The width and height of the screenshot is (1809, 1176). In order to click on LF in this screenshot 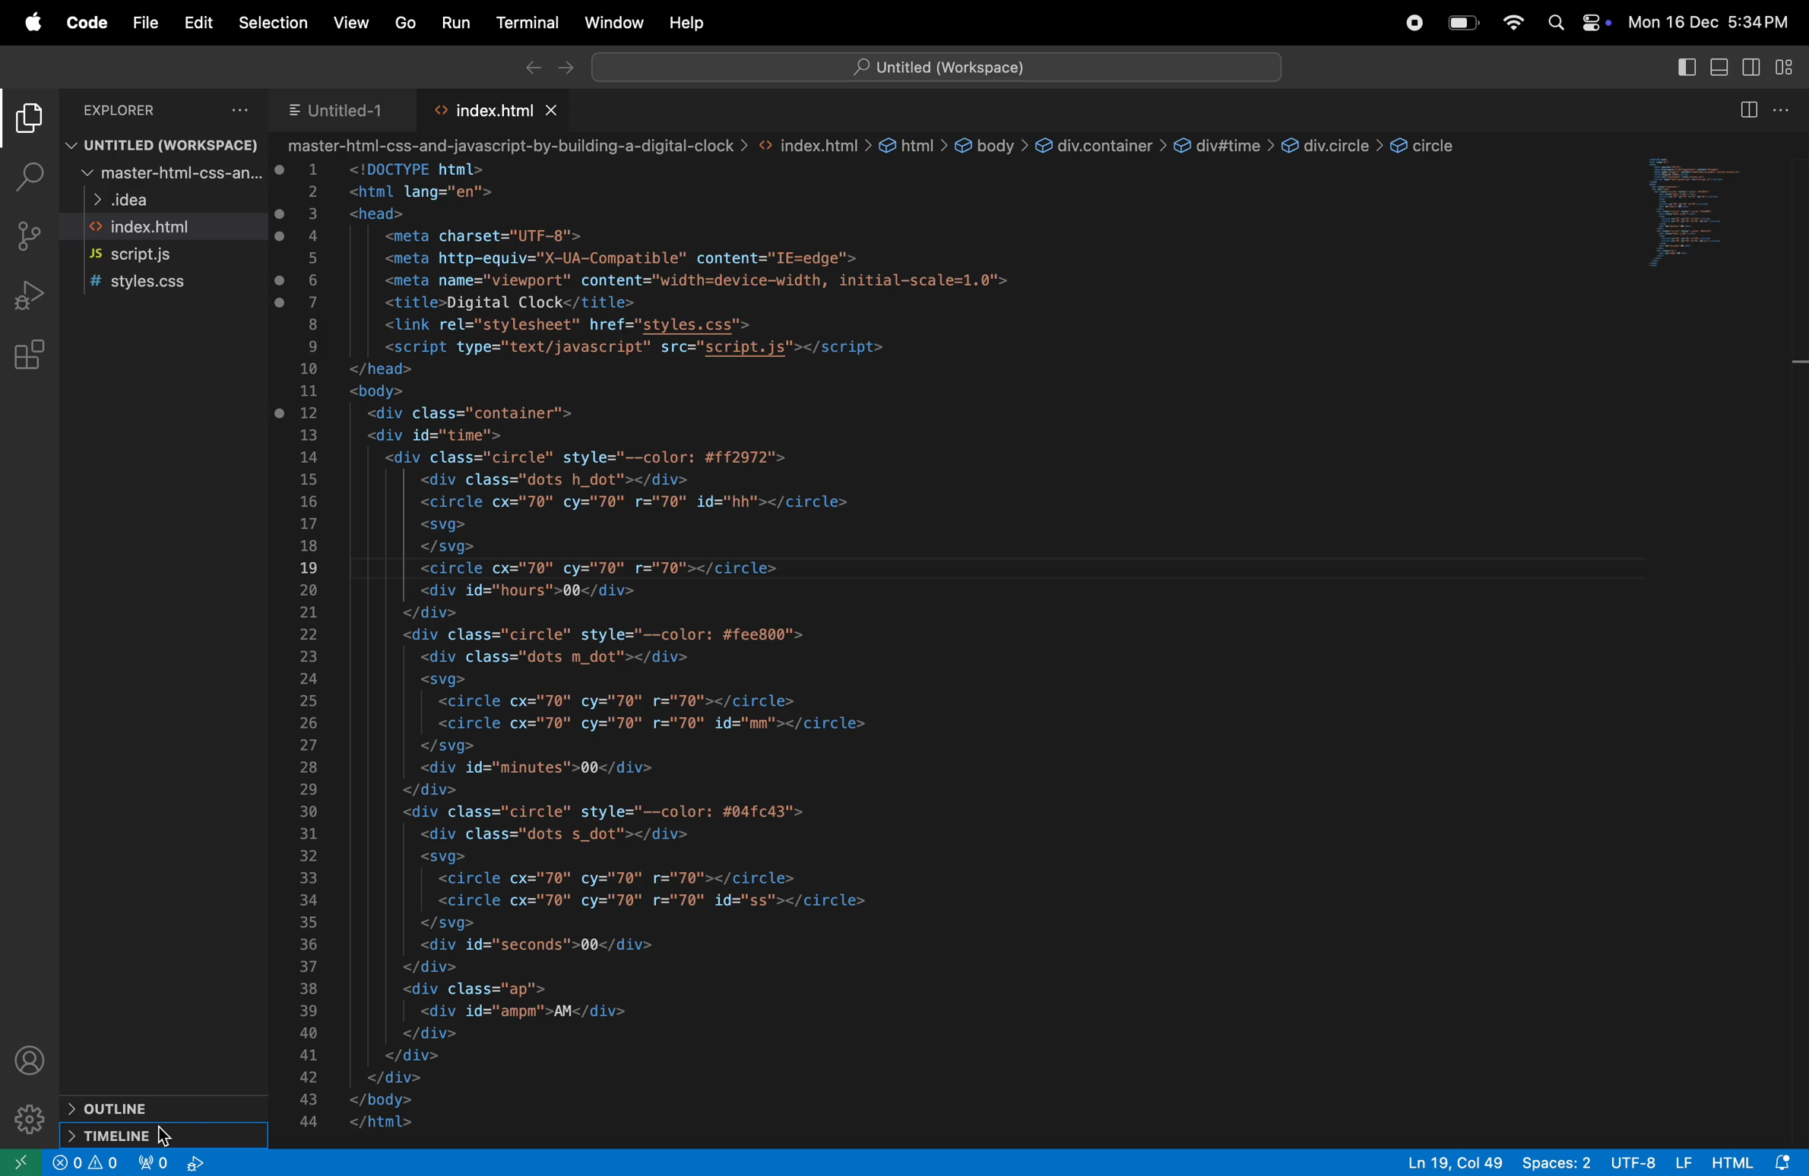, I will do `click(1683, 1162)`.